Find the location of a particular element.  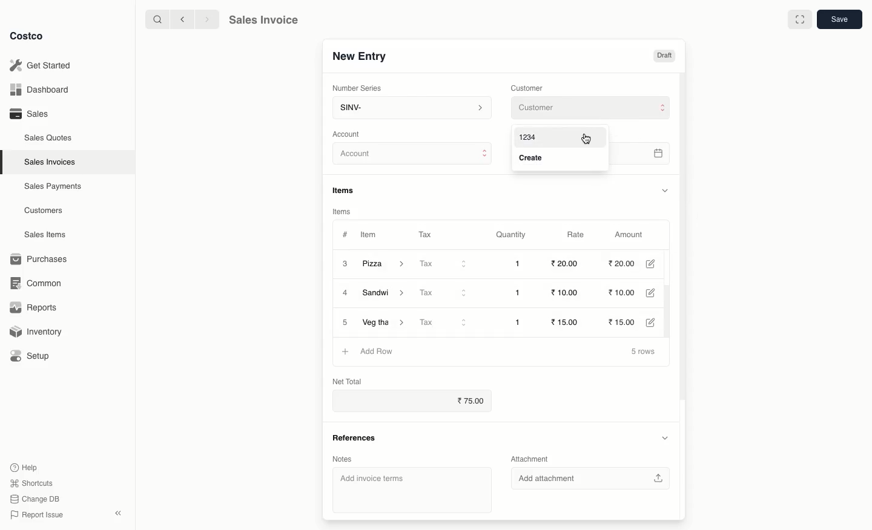

Notes is located at coordinates (342, 458).